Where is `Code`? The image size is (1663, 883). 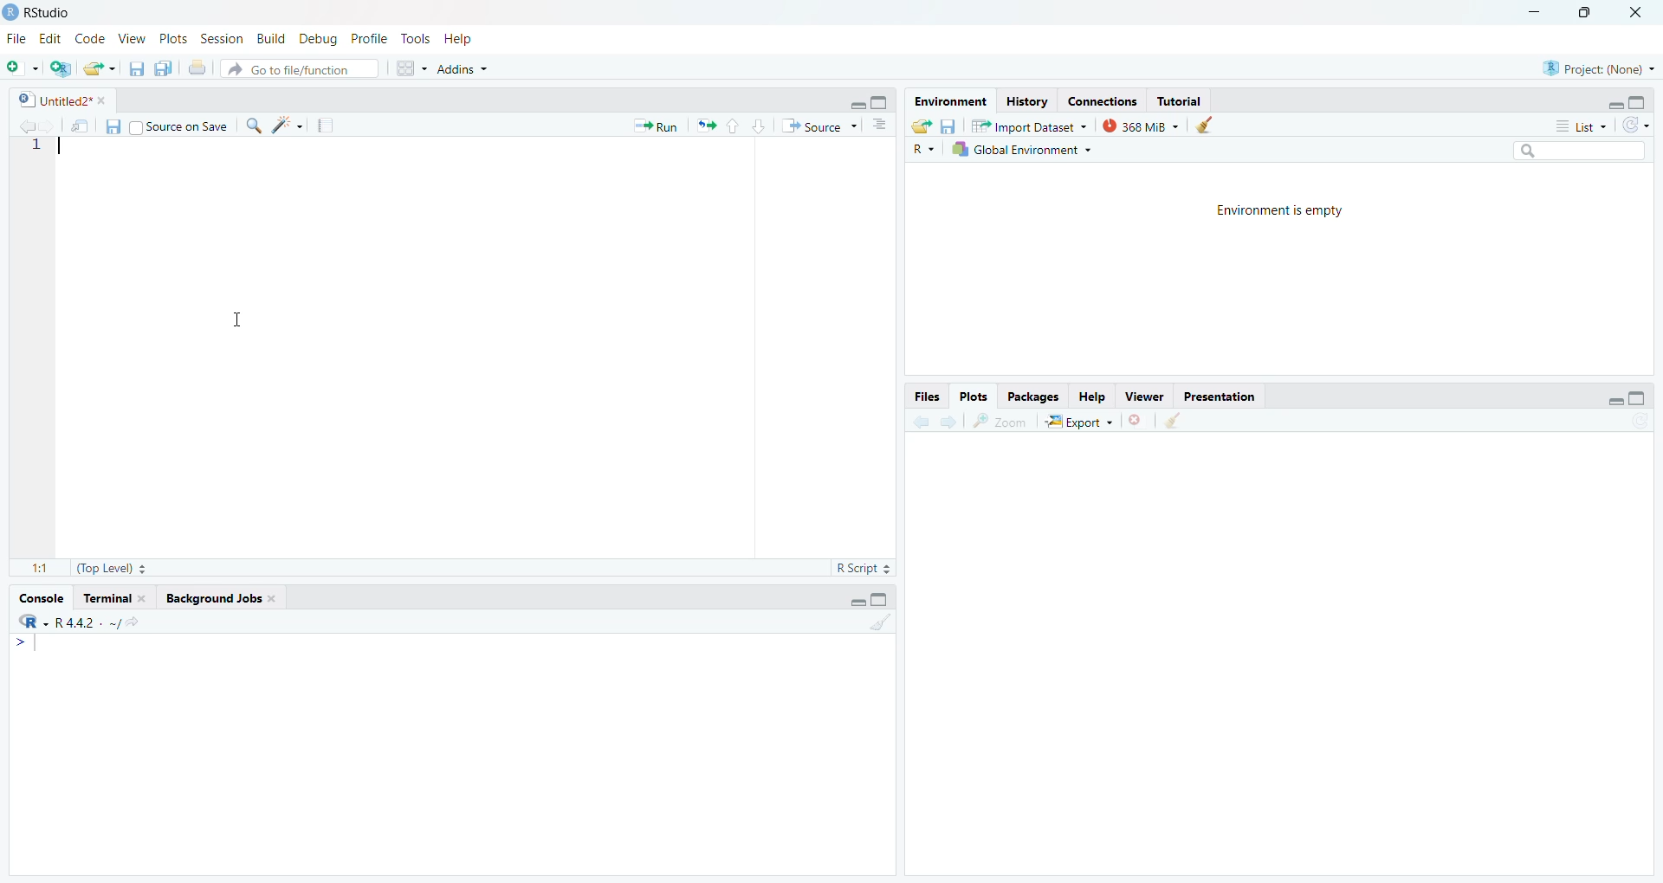
Code is located at coordinates (92, 40).